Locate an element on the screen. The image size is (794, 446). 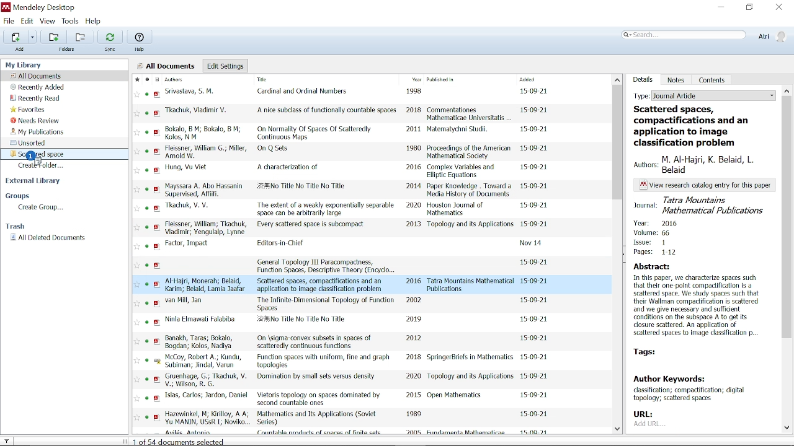
title is located at coordinates (282, 244).